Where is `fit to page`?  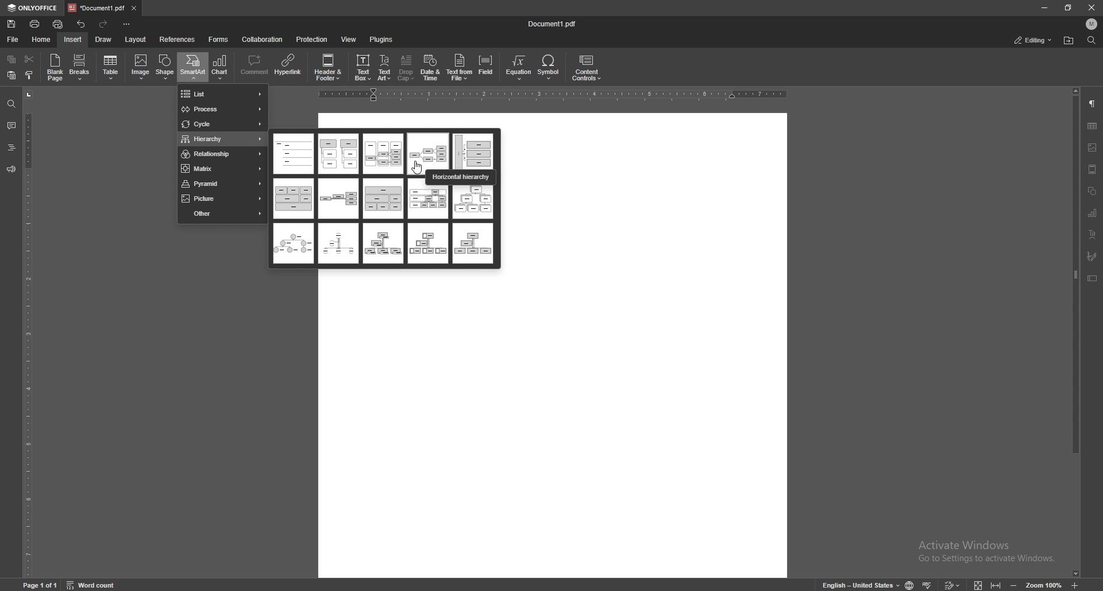 fit to page is located at coordinates (978, 584).